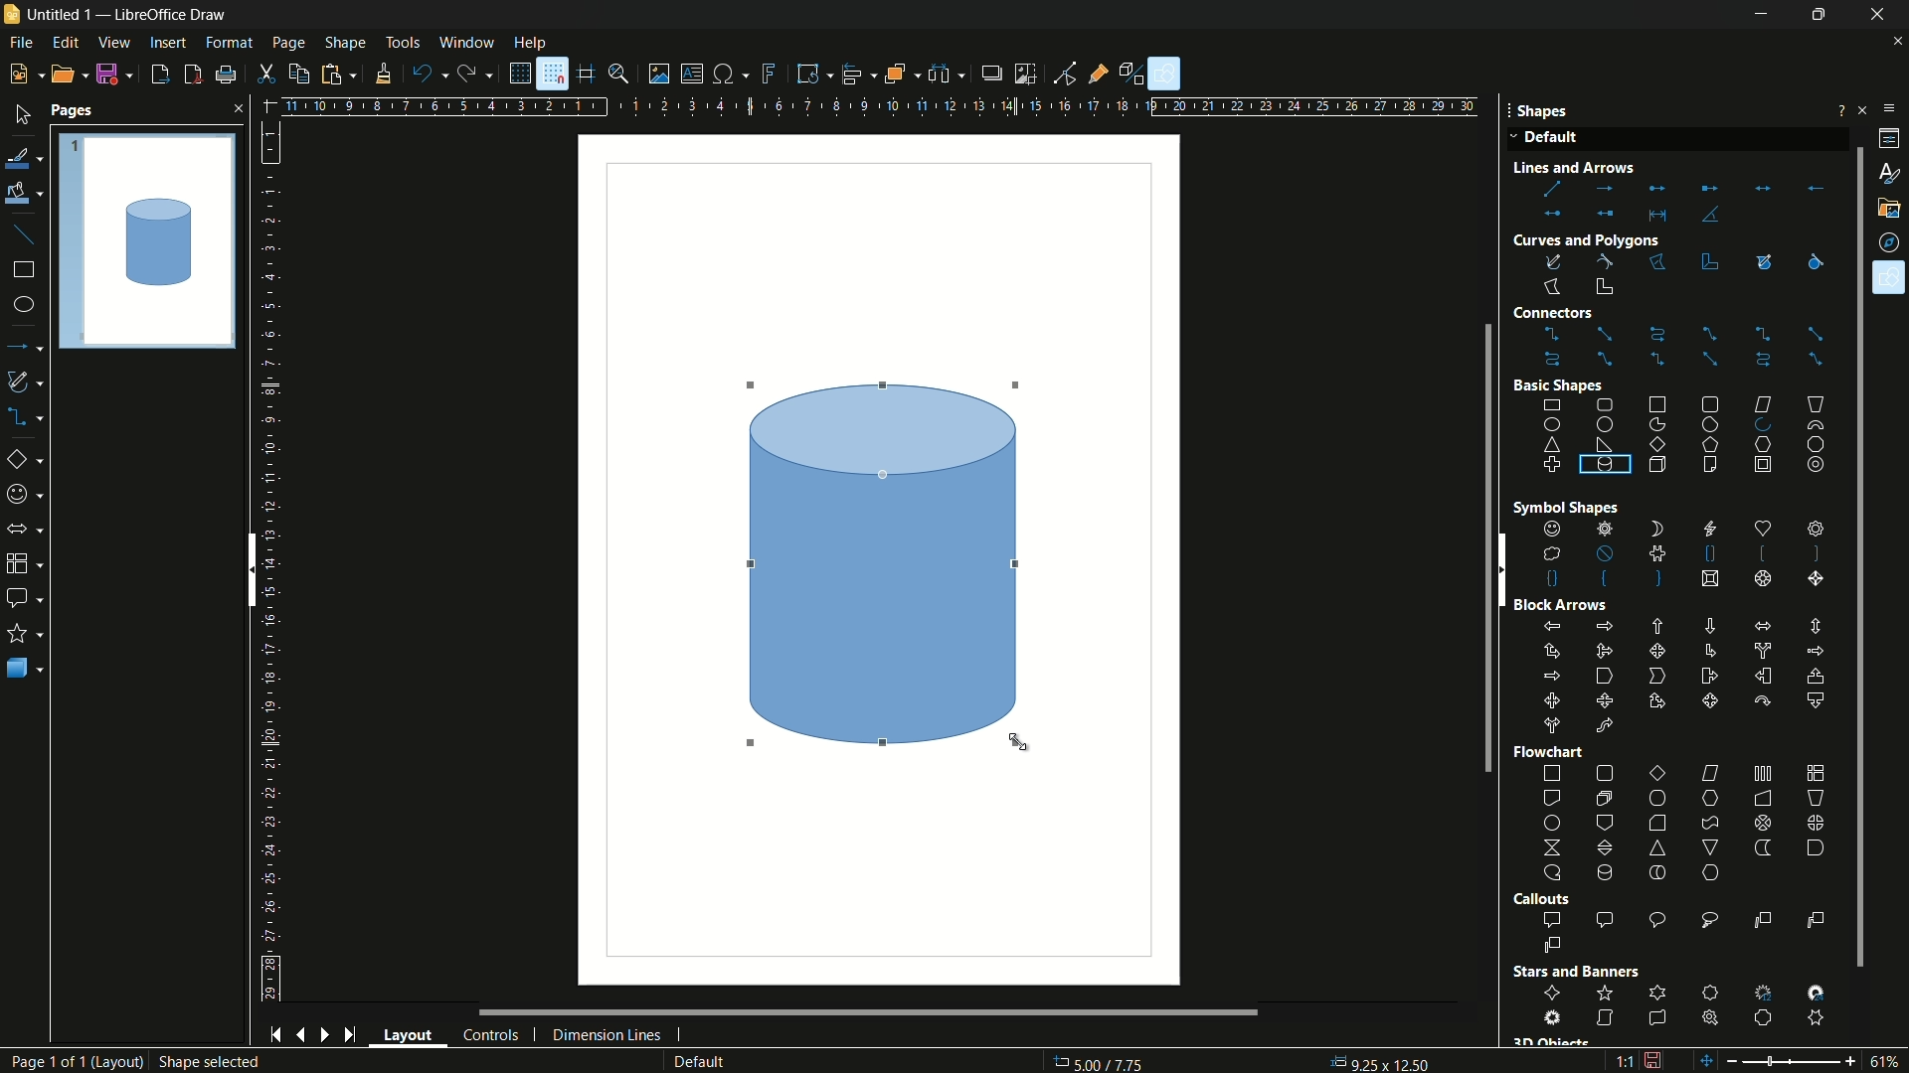 The width and height of the screenshot is (1909, 1073). What do you see at coordinates (619, 74) in the screenshot?
I see `zoom and pan` at bounding box center [619, 74].